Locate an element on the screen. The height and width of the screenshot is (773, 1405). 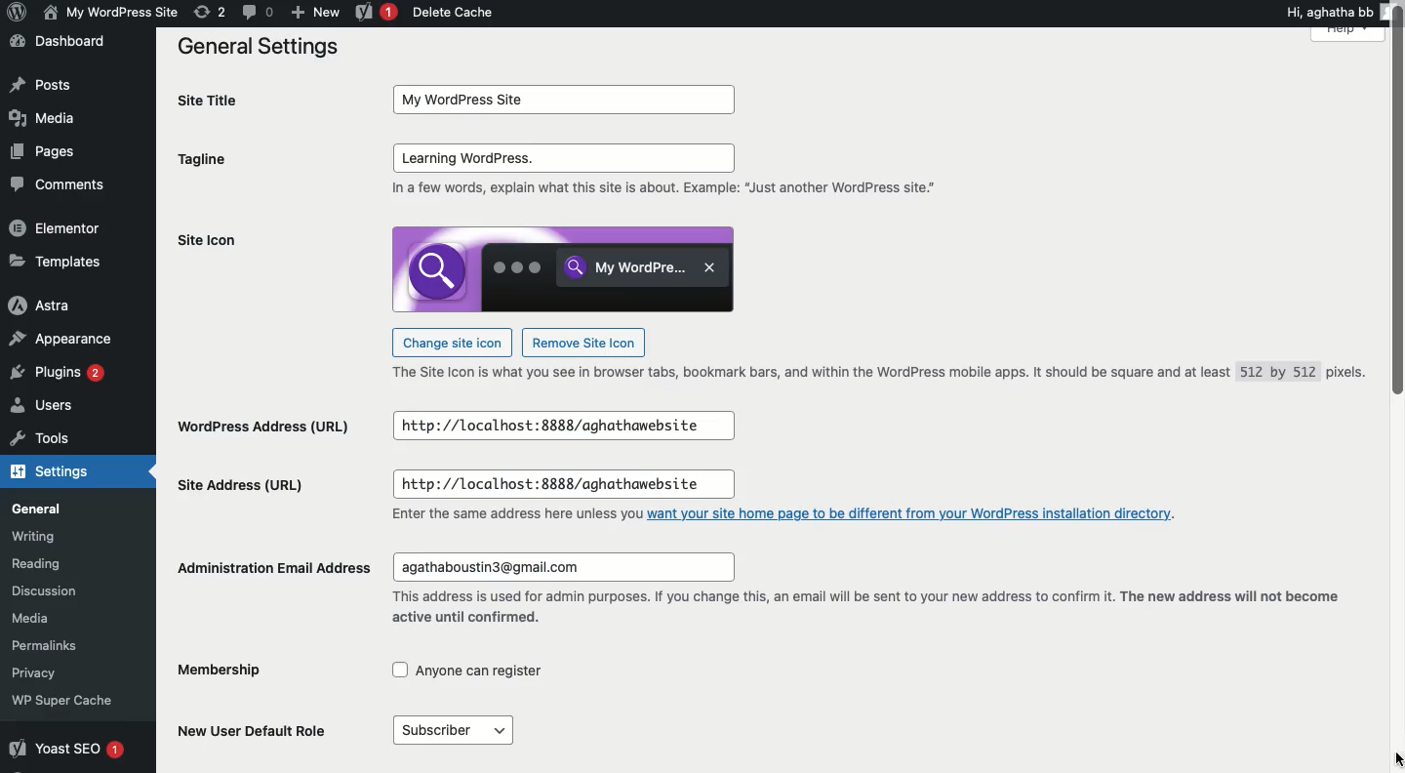
Membership is located at coordinates (222, 670).